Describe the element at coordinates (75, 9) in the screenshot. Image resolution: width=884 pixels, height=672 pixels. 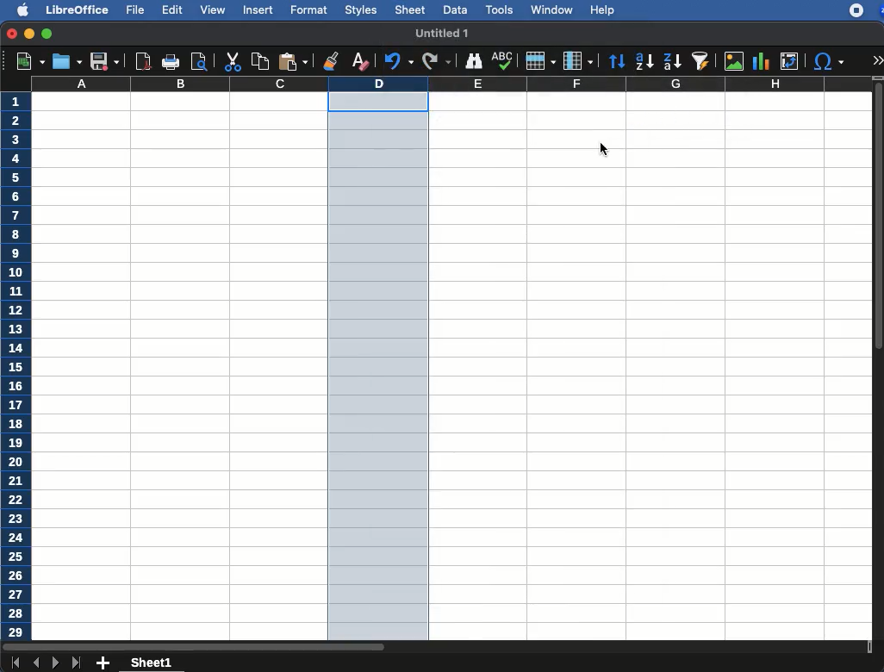
I see `libreoffice` at that location.